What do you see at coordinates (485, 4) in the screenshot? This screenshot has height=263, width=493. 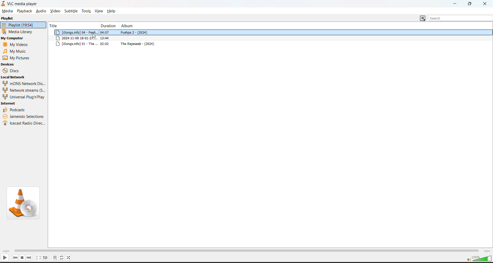 I see `close` at bounding box center [485, 4].